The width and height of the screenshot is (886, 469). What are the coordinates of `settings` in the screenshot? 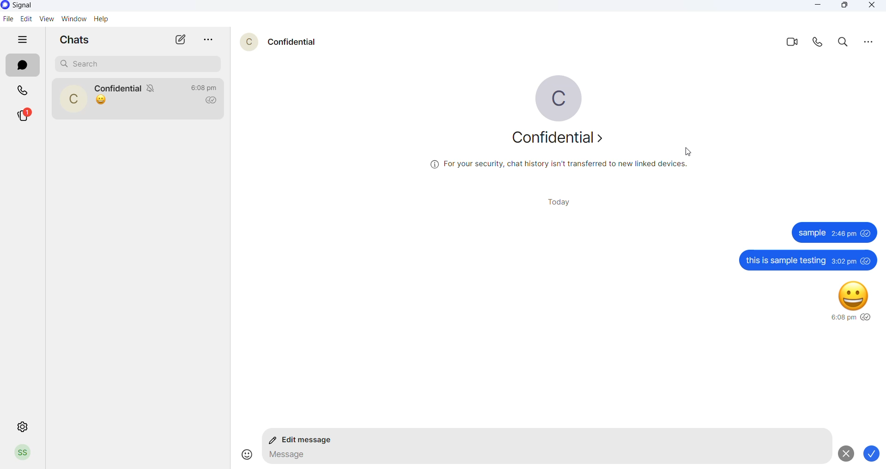 It's located at (24, 425).